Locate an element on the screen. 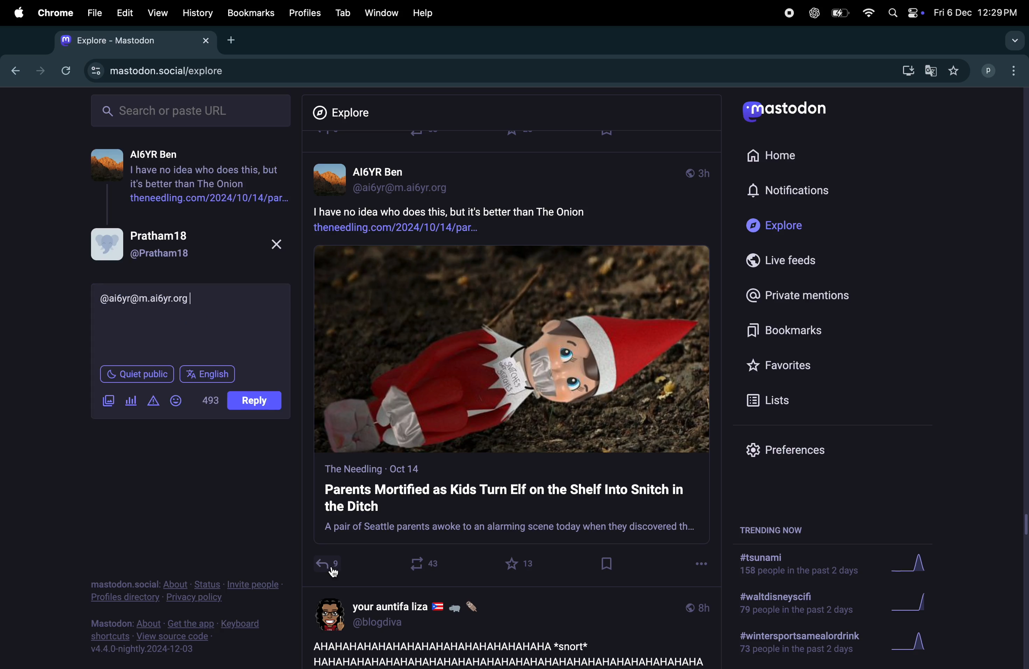  drop down is located at coordinates (1012, 41).